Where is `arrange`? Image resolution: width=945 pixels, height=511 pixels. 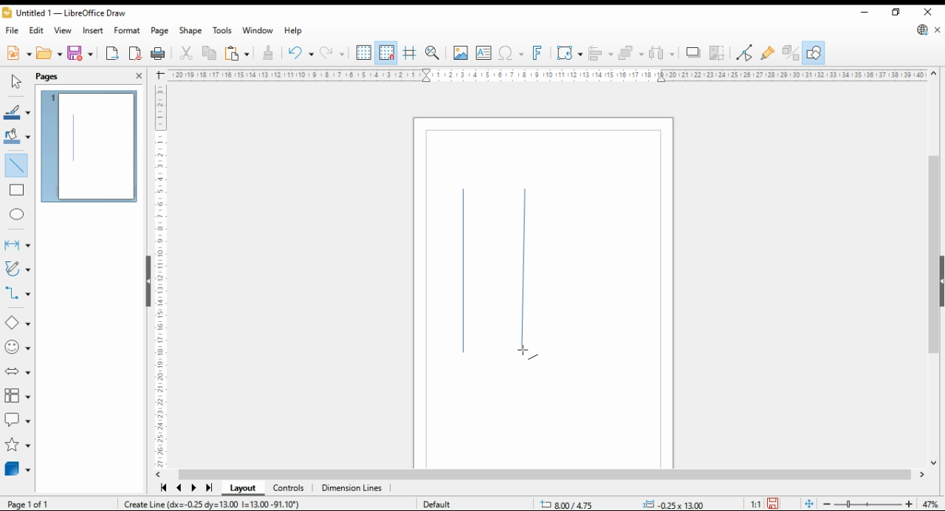 arrange is located at coordinates (631, 52).